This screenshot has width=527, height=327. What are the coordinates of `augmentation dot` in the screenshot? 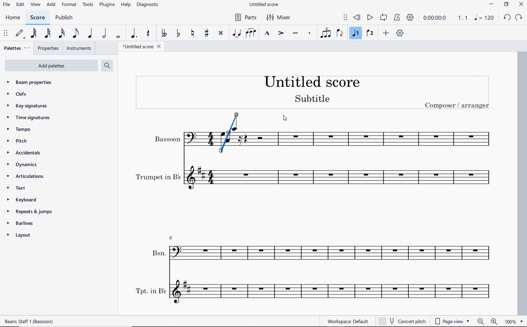 It's located at (134, 33).